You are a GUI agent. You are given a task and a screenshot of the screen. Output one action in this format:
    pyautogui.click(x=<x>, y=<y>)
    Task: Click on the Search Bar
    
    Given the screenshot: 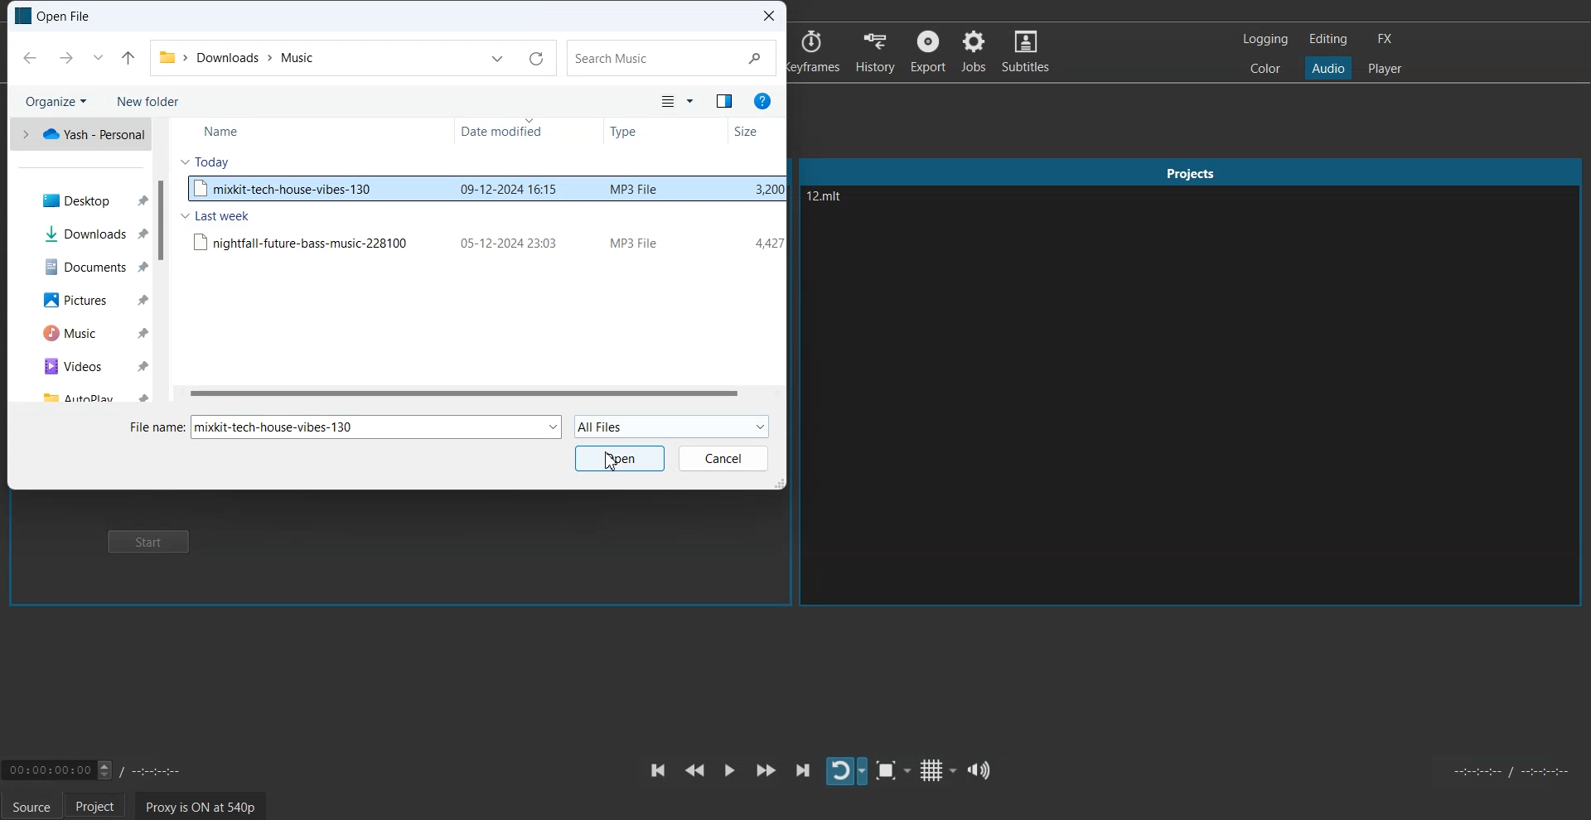 What is the action you would take?
    pyautogui.click(x=672, y=57)
    